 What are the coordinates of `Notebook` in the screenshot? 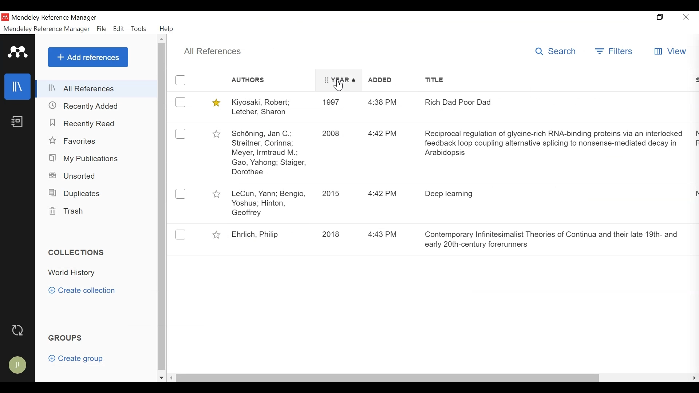 It's located at (19, 122).